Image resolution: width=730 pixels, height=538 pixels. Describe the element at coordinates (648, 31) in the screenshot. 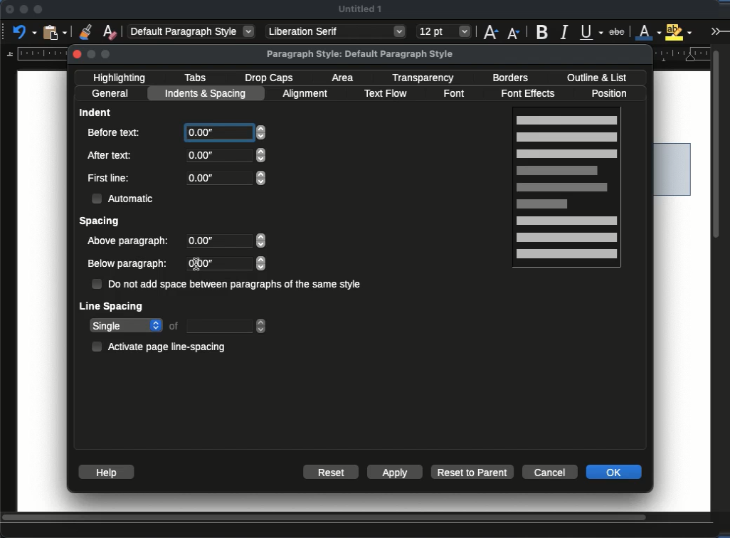

I see `line color` at that location.